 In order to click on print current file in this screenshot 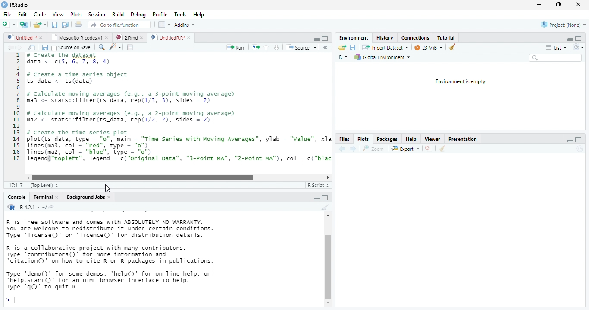, I will do `click(65, 25)`.